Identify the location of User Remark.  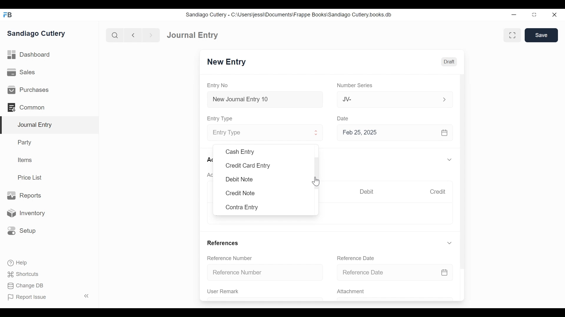
(223, 291).